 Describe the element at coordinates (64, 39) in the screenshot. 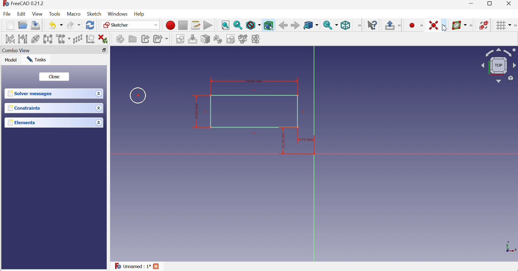

I see `Clone` at that location.